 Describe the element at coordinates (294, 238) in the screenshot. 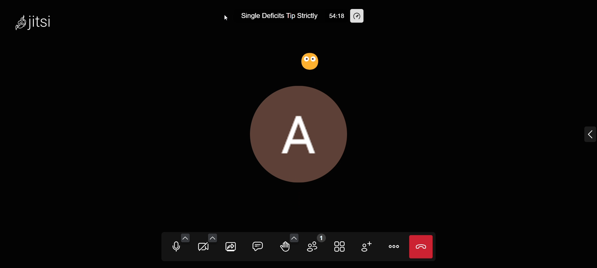

I see `more emojis` at that location.